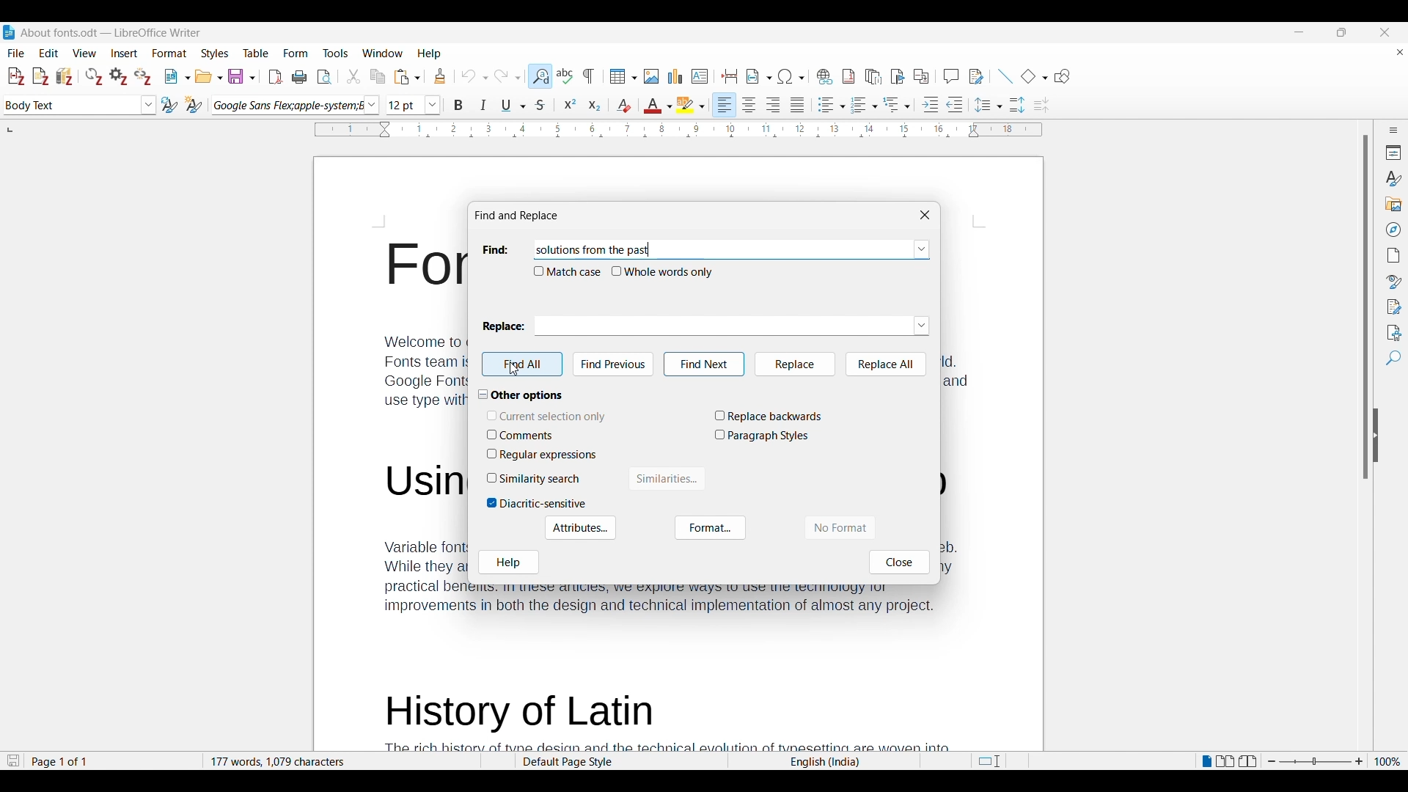 Image resolution: width=1408 pixels, height=792 pixels. I want to click on Toggle for match case, so click(568, 271).